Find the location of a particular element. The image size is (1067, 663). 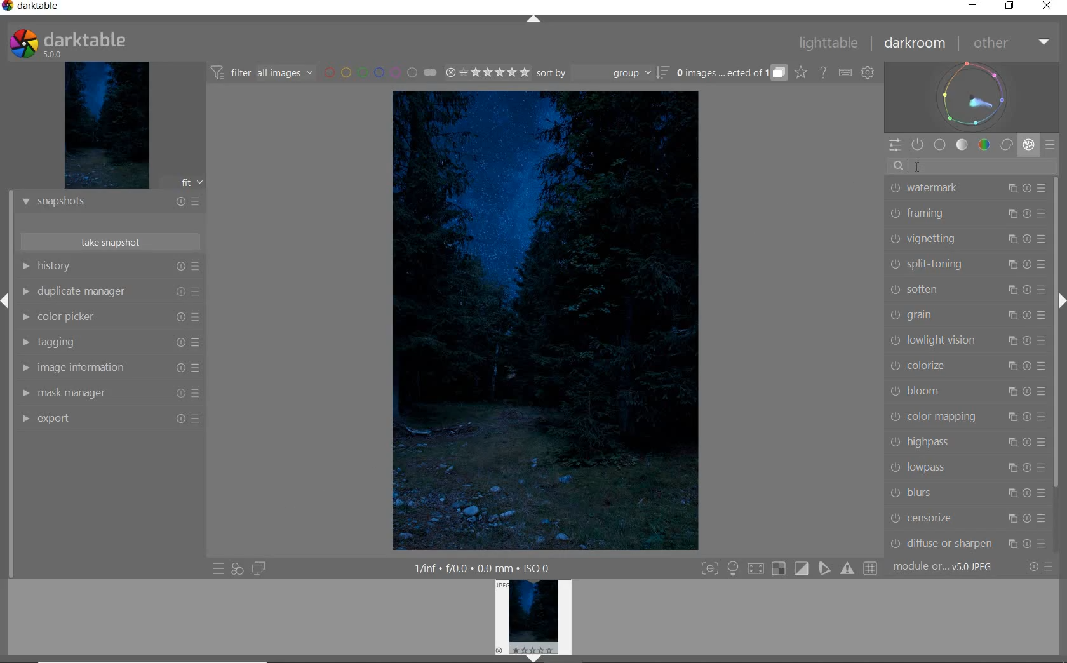

TOGGLE MODES is located at coordinates (789, 568).